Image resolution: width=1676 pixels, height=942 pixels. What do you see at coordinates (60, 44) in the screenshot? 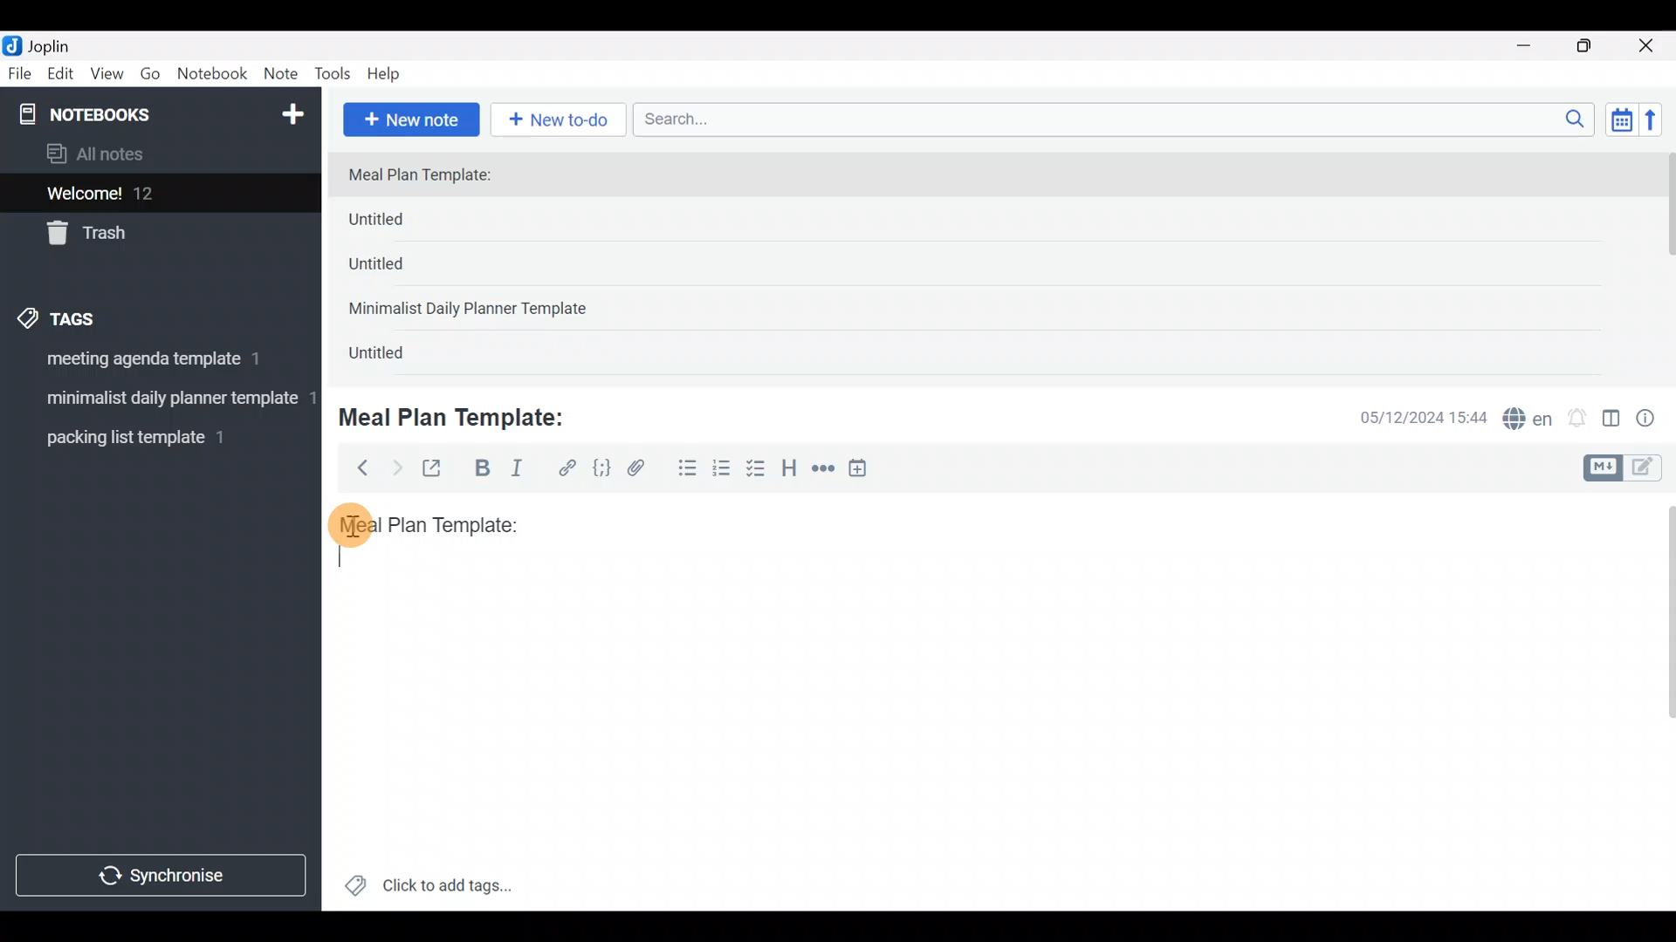
I see `Joplin` at bounding box center [60, 44].